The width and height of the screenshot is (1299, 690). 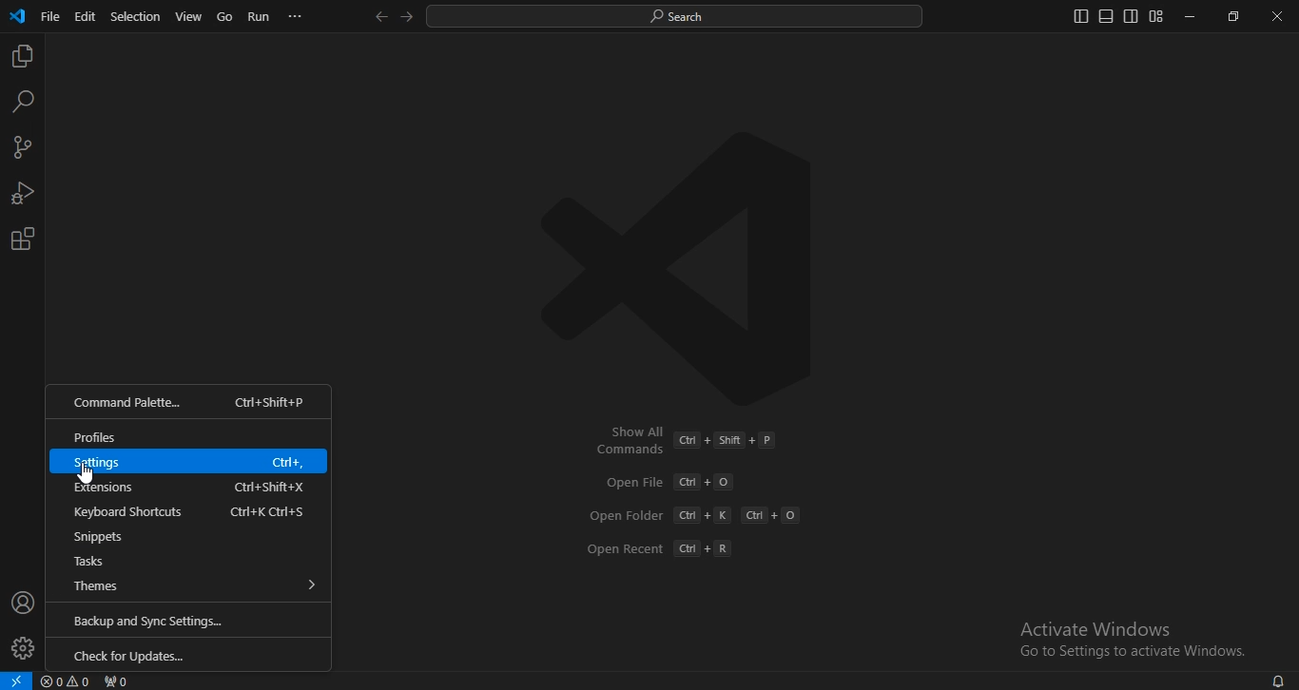 I want to click on keyboard shortcuts, so click(x=188, y=510).